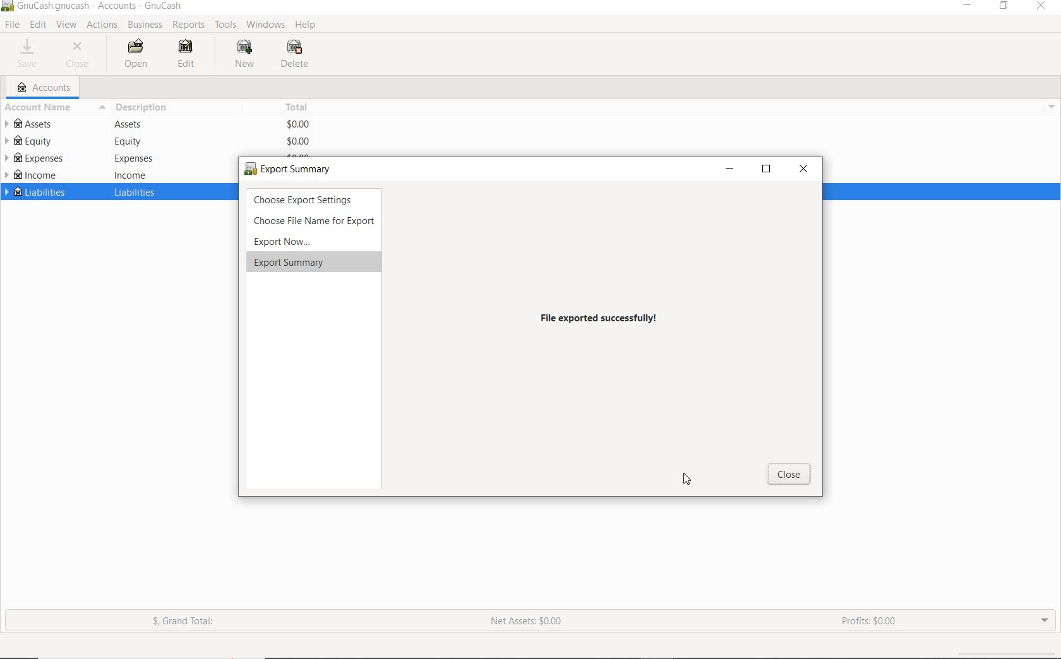  What do you see at coordinates (129, 124) in the screenshot?
I see `Assets` at bounding box center [129, 124].